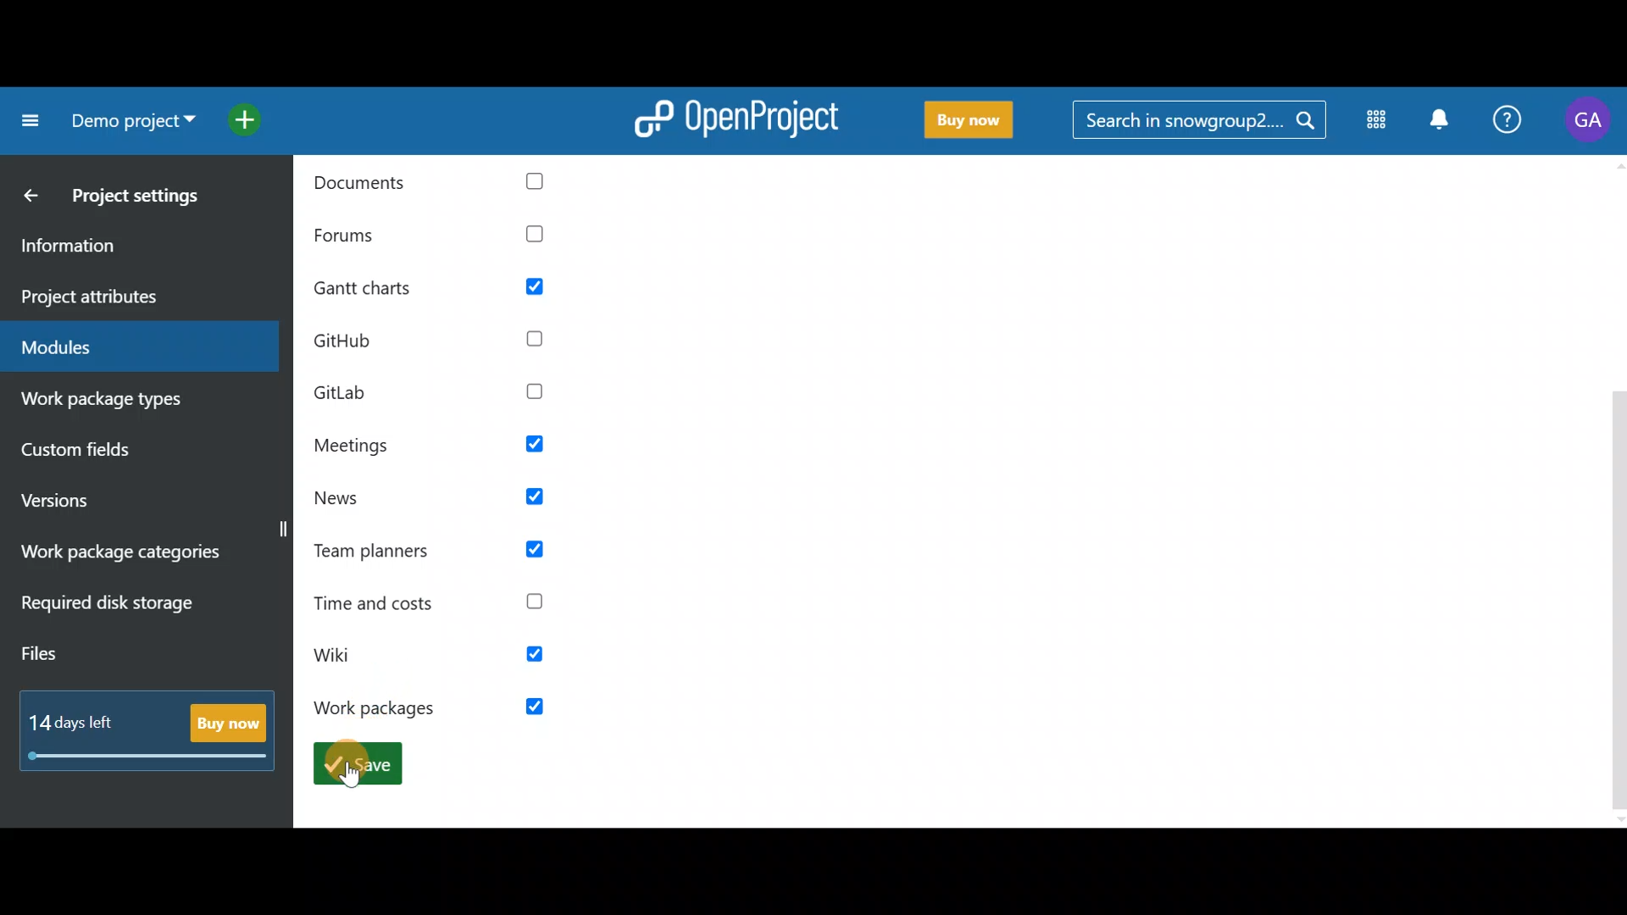 This screenshot has width=1627, height=915. What do you see at coordinates (439, 236) in the screenshot?
I see `Forums` at bounding box center [439, 236].